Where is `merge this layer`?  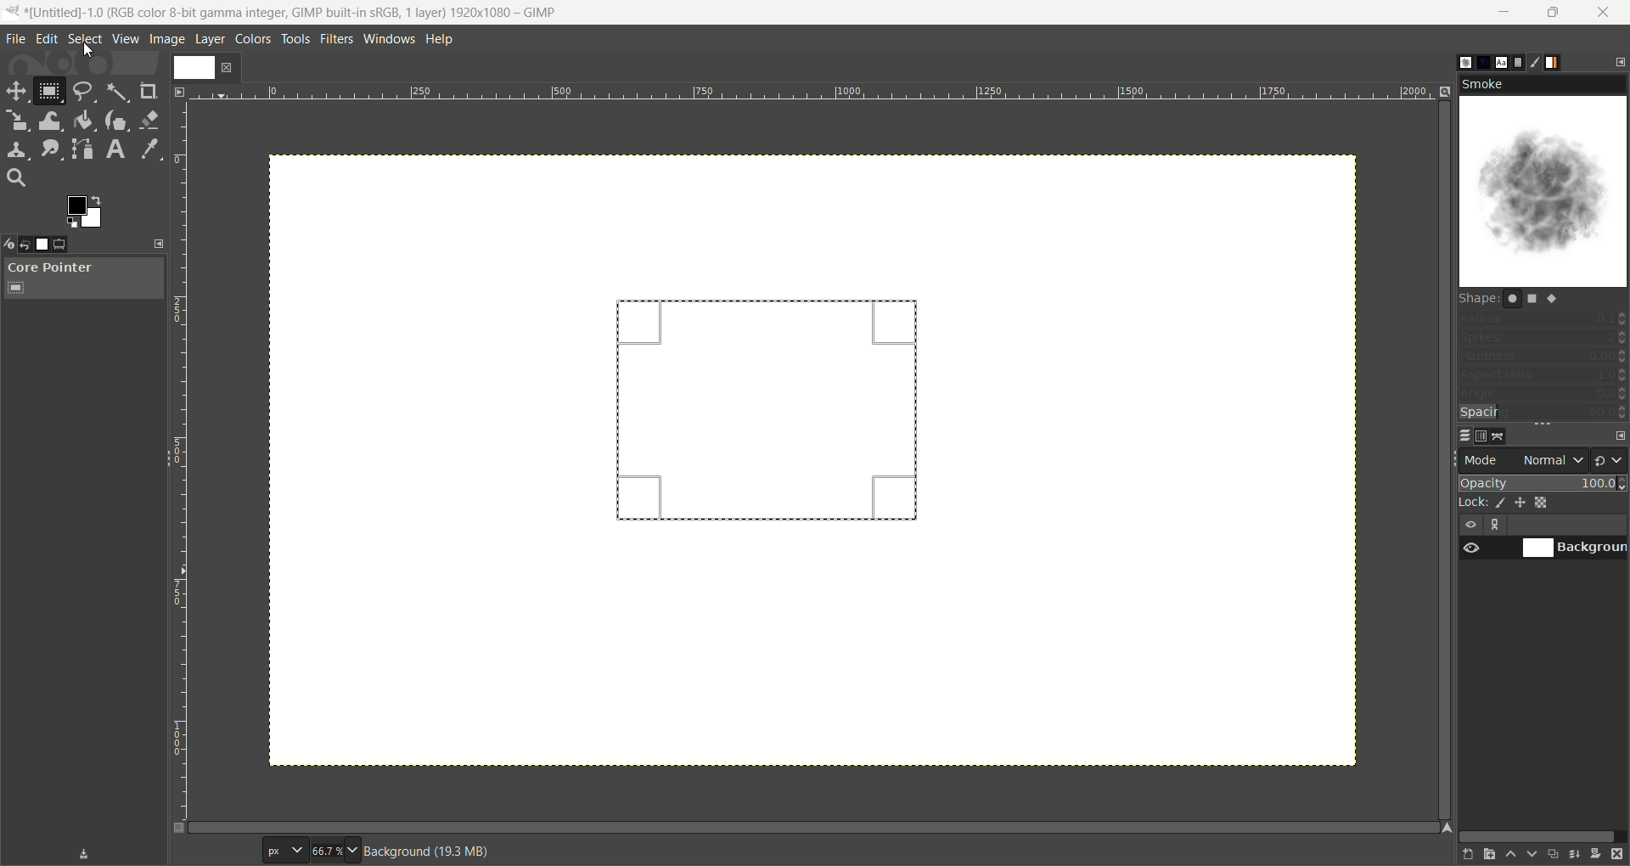
merge this layer is located at coordinates (1572, 854).